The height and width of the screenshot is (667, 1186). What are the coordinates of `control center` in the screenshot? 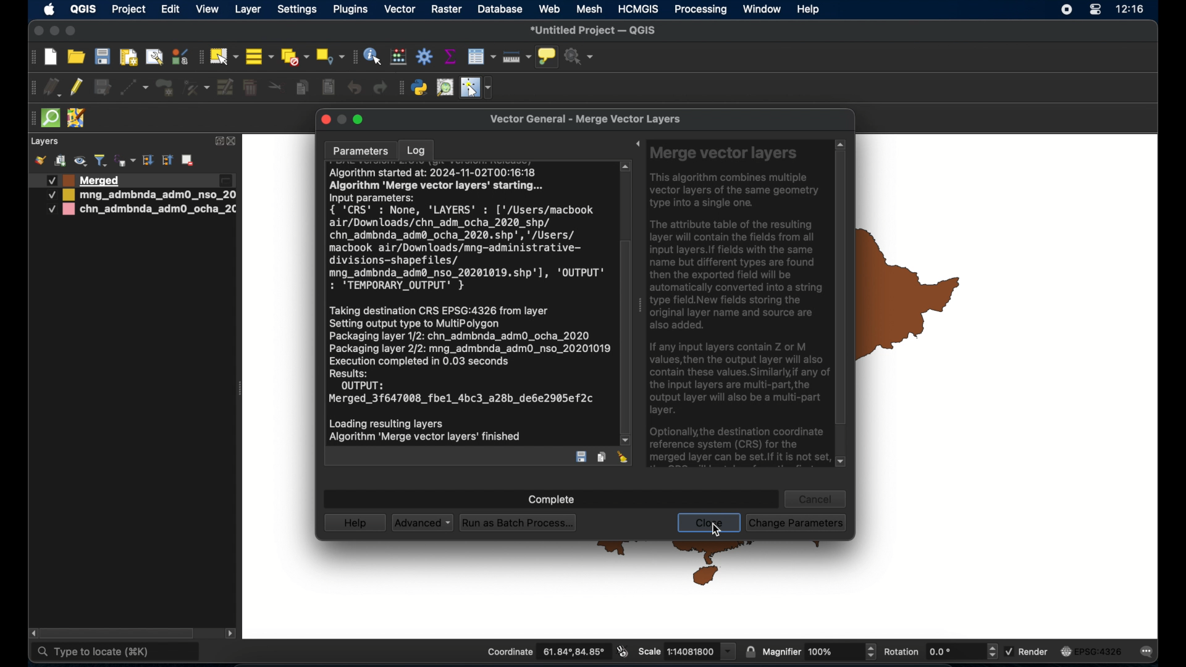 It's located at (1095, 10).